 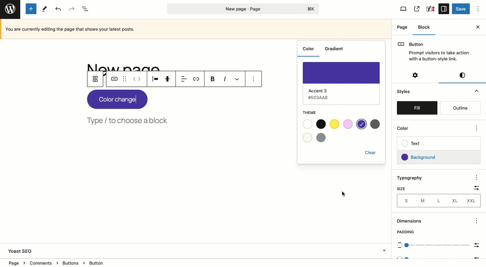 What do you see at coordinates (473, 200) in the screenshot?
I see `XXL` at bounding box center [473, 200].